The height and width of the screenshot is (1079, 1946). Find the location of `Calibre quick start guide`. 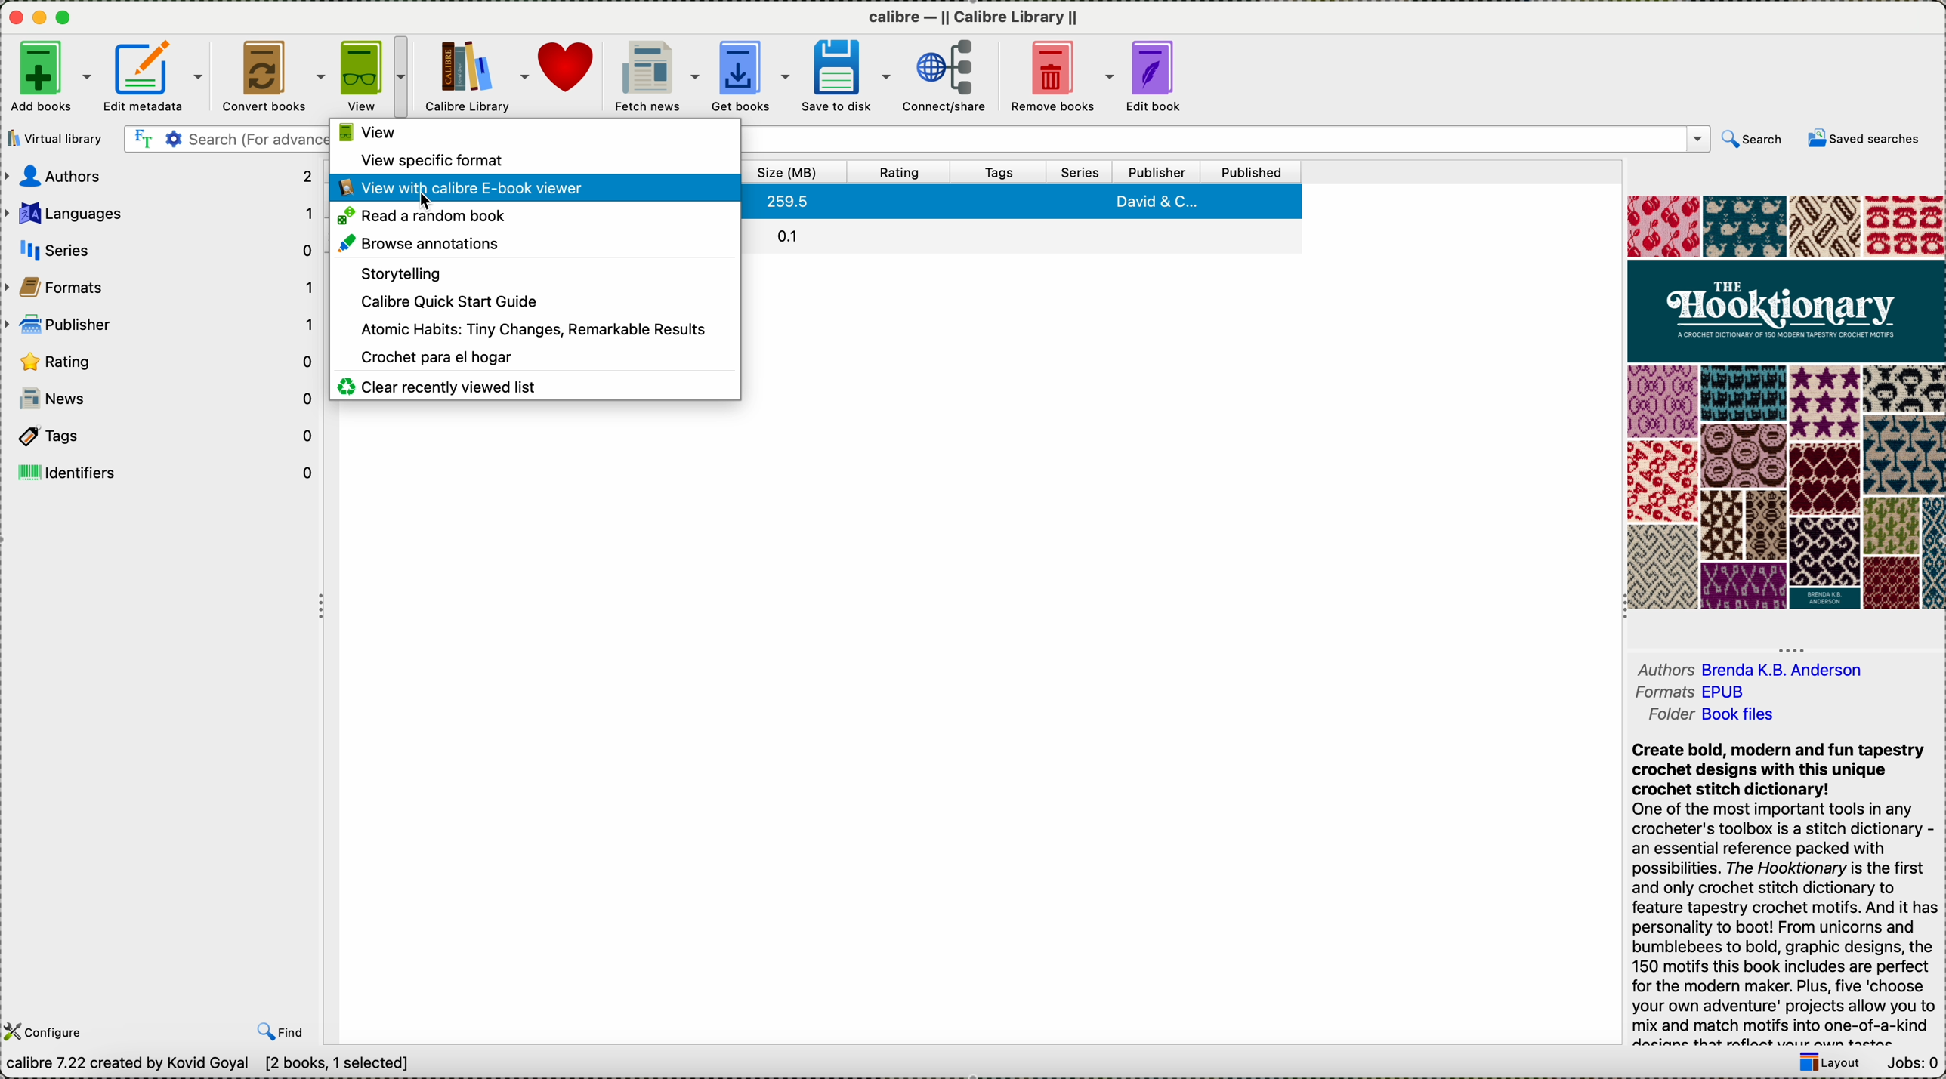

Calibre quick start guide is located at coordinates (447, 300).